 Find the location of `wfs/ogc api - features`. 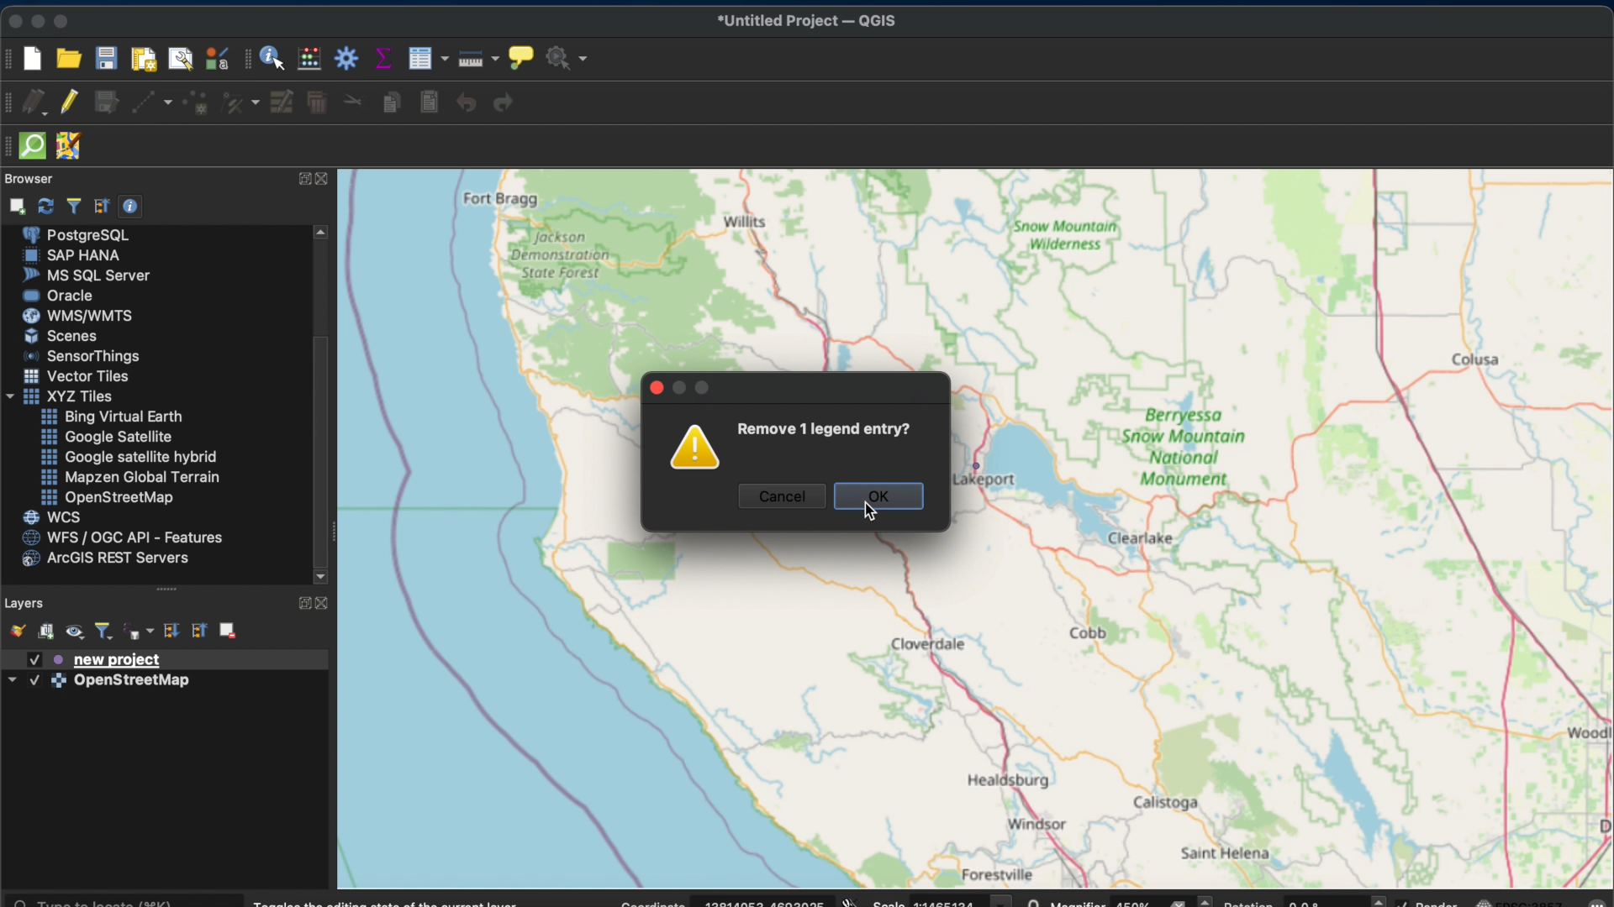

wfs/ogc api - features is located at coordinates (119, 538).